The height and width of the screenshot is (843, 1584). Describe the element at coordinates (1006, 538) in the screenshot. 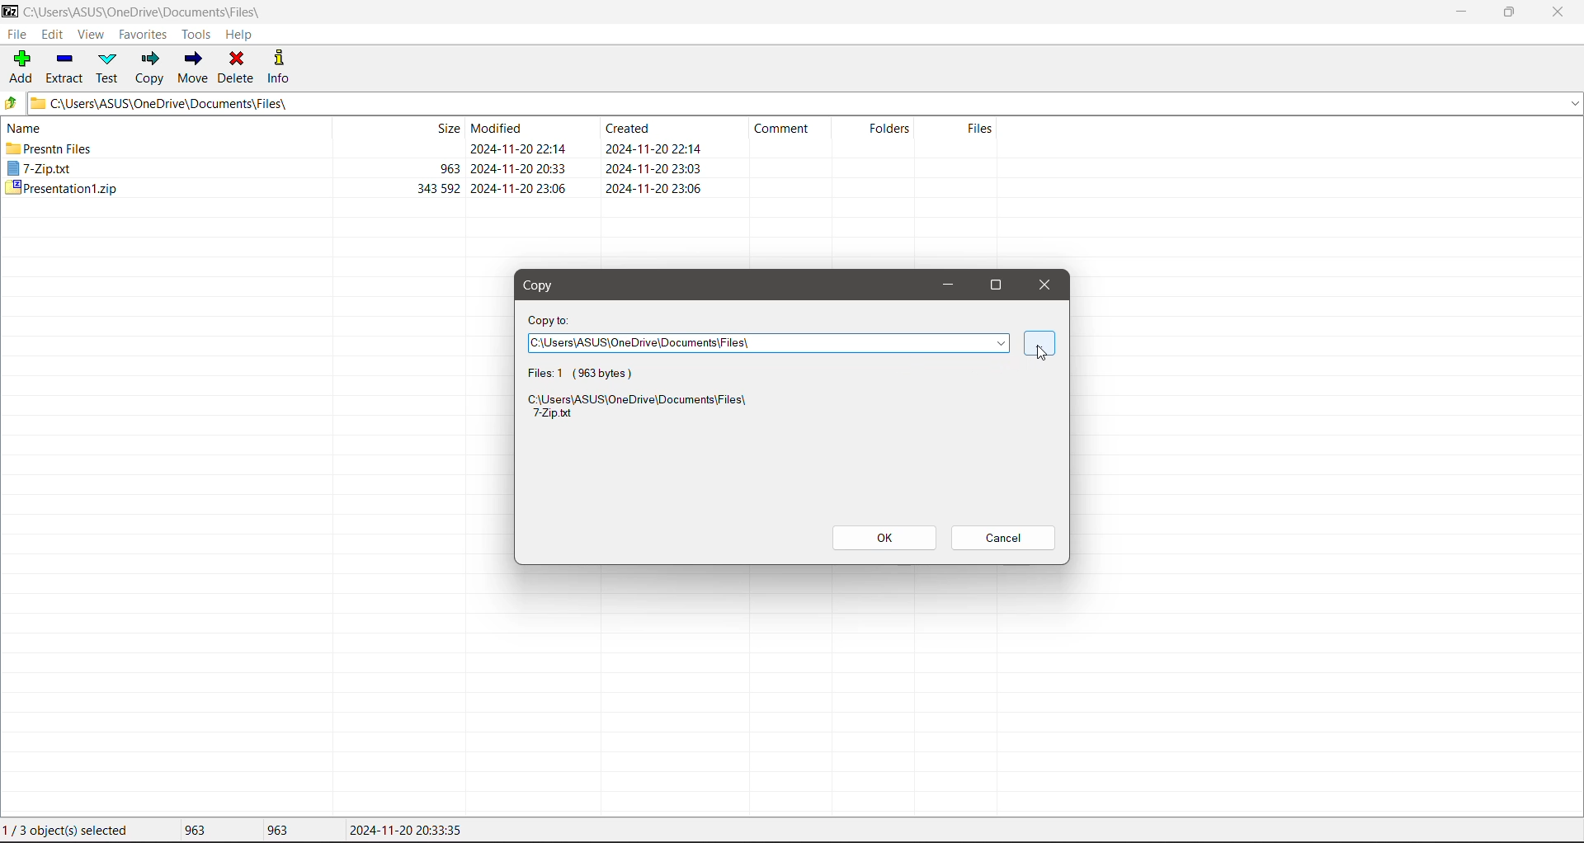

I see `Cancel` at that location.